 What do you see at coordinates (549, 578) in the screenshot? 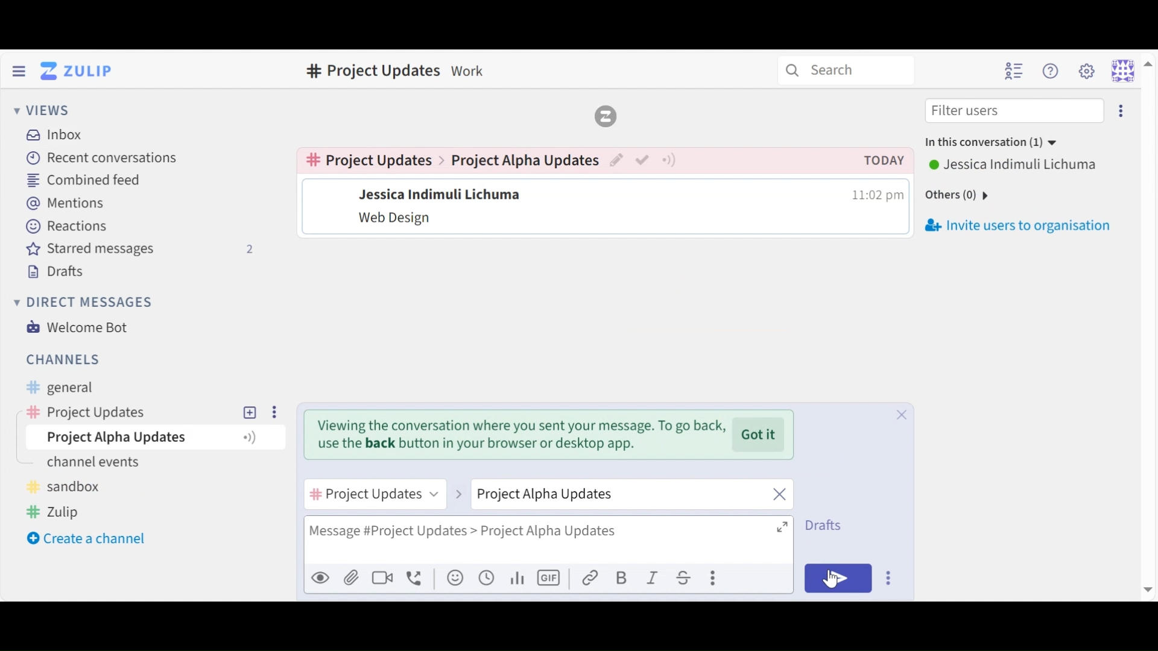
I see `Add GIF` at bounding box center [549, 578].